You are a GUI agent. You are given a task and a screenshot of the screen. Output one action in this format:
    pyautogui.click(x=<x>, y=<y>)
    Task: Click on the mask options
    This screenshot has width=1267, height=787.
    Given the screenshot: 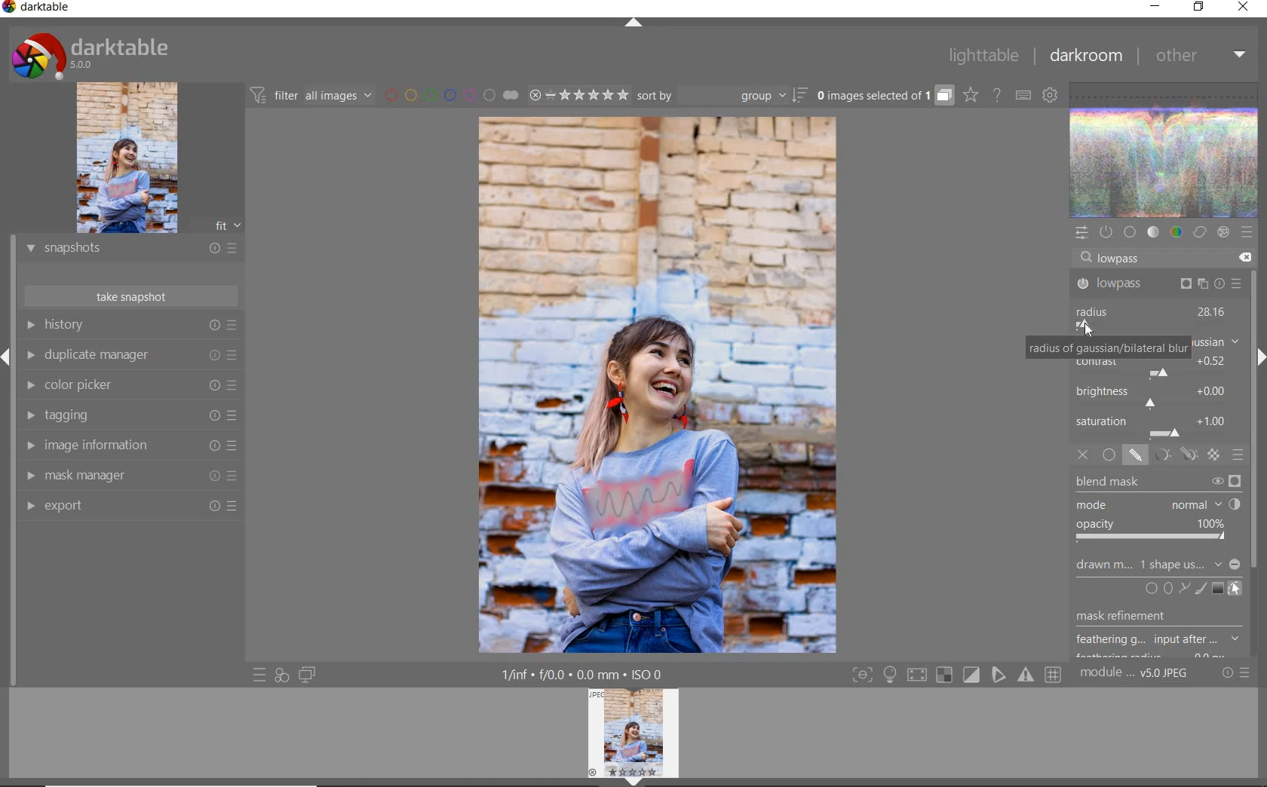 What is the action you would take?
    pyautogui.click(x=1173, y=455)
    